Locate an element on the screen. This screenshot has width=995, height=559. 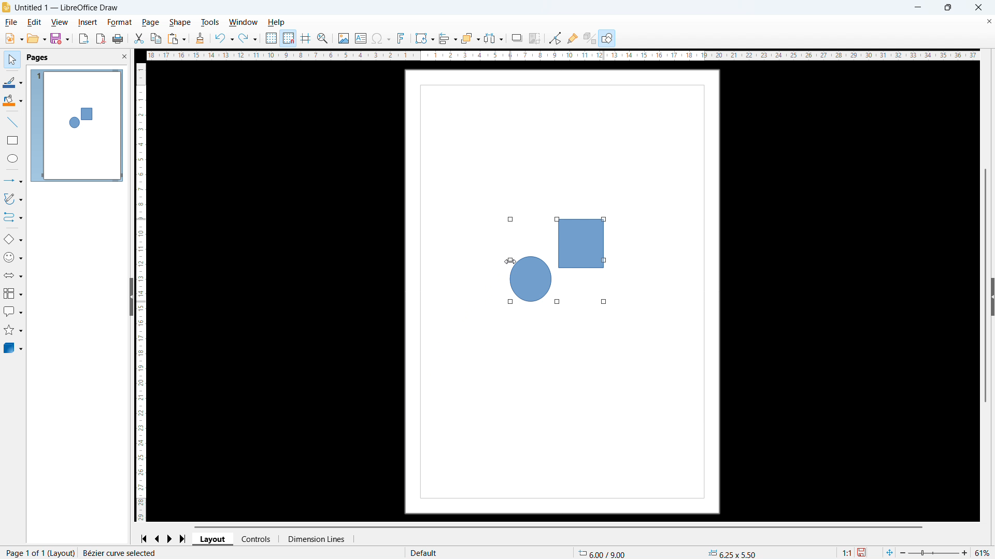
Pages  is located at coordinates (38, 58).